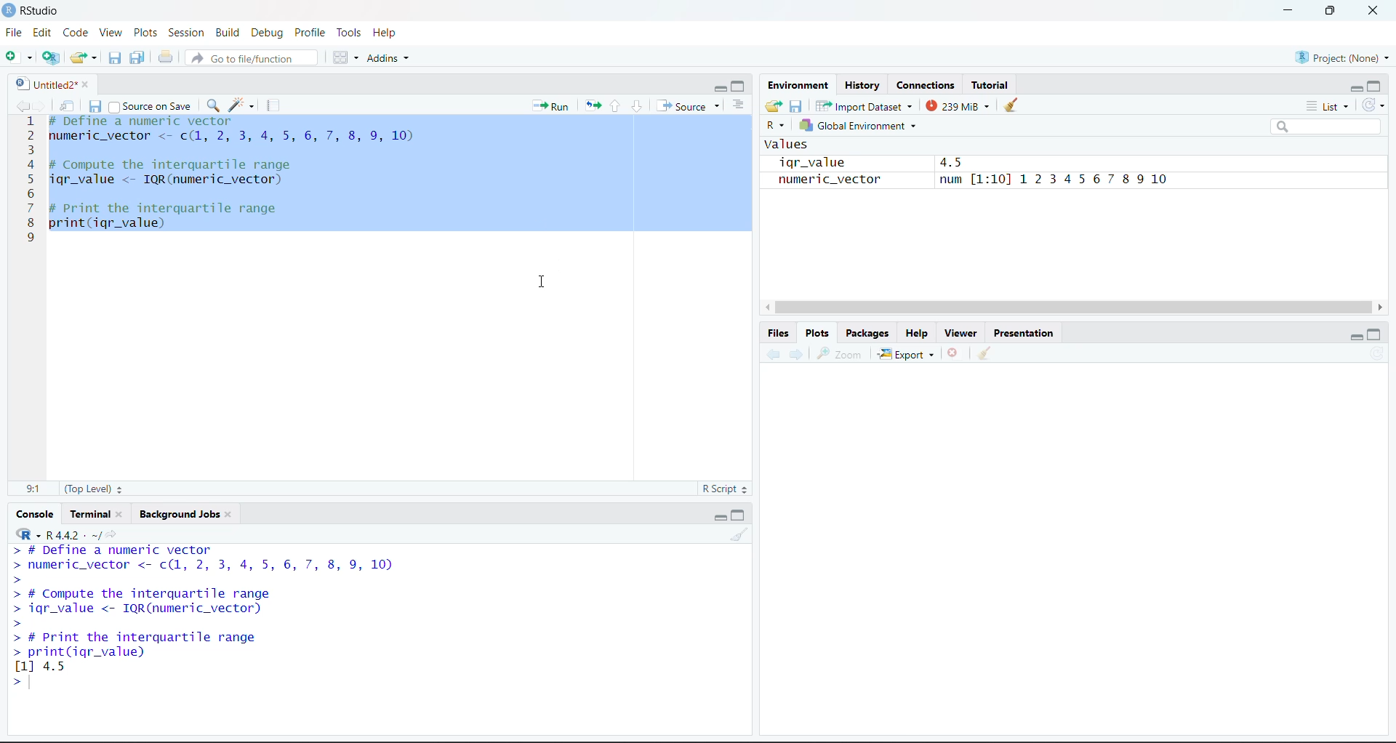 This screenshot has width=1396, height=743. Describe the element at coordinates (1371, 12) in the screenshot. I see `Close` at that location.